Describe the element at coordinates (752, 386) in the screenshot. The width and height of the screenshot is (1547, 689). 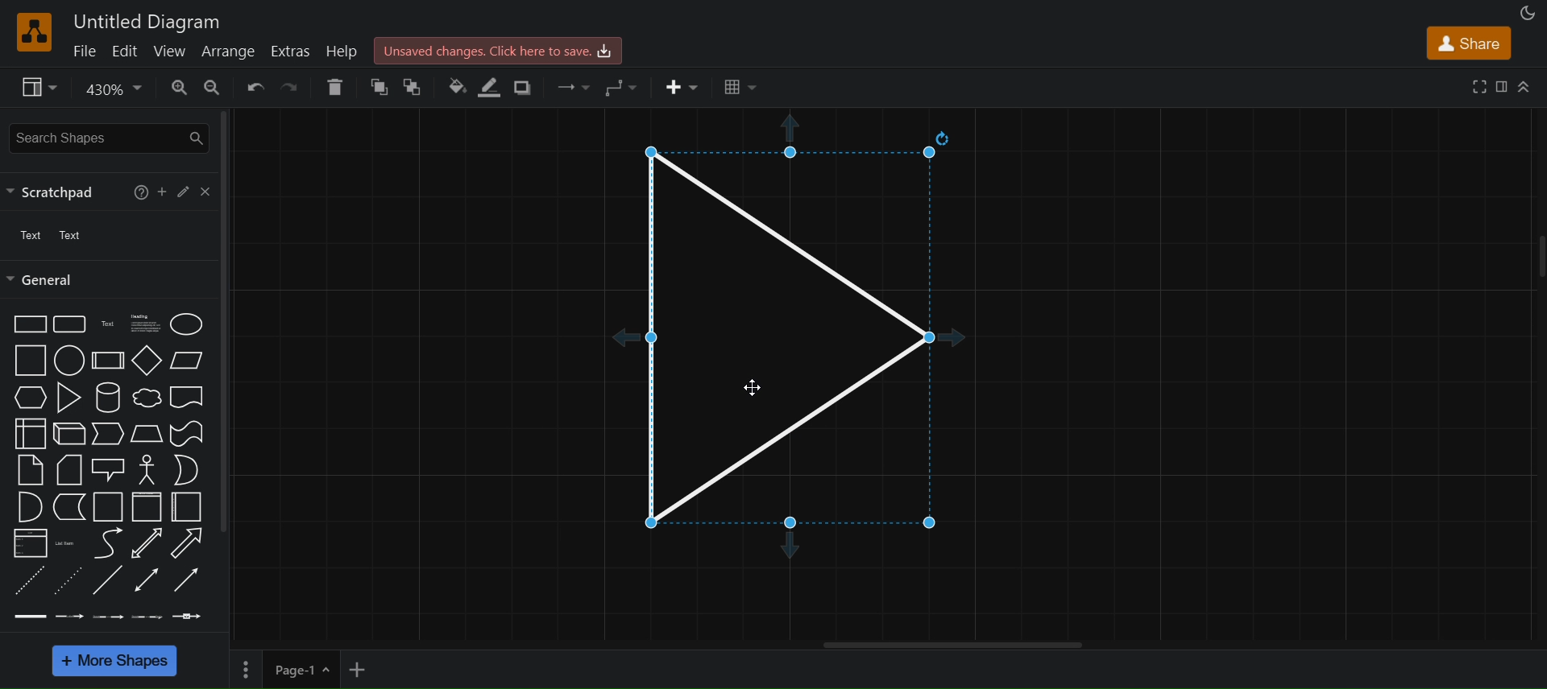
I see `Cursor` at that location.